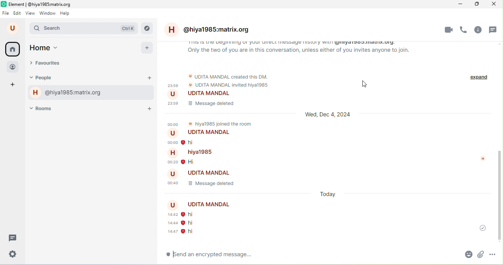 The width and height of the screenshot is (503, 265). What do you see at coordinates (52, 64) in the screenshot?
I see `favourites` at bounding box center [52, 64].